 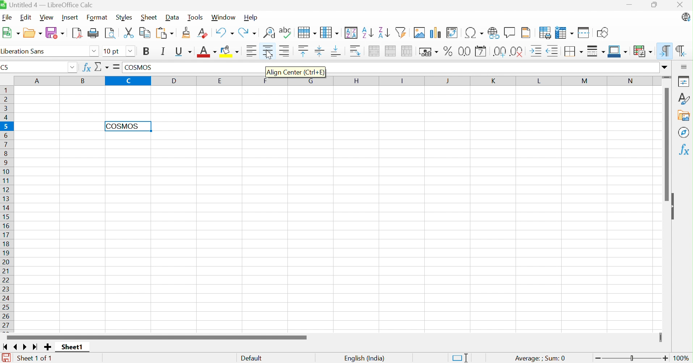 What do you see at coordinates (6, 209) in the screenshot?
I see `Row Number` at bounding box center [6, 209].